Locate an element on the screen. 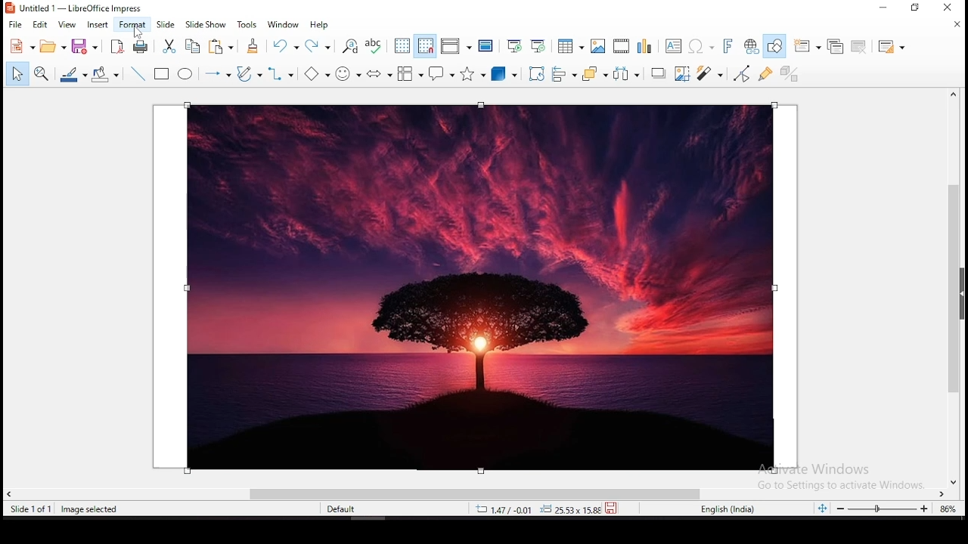  delete slide is located at coordinates (859, 46).